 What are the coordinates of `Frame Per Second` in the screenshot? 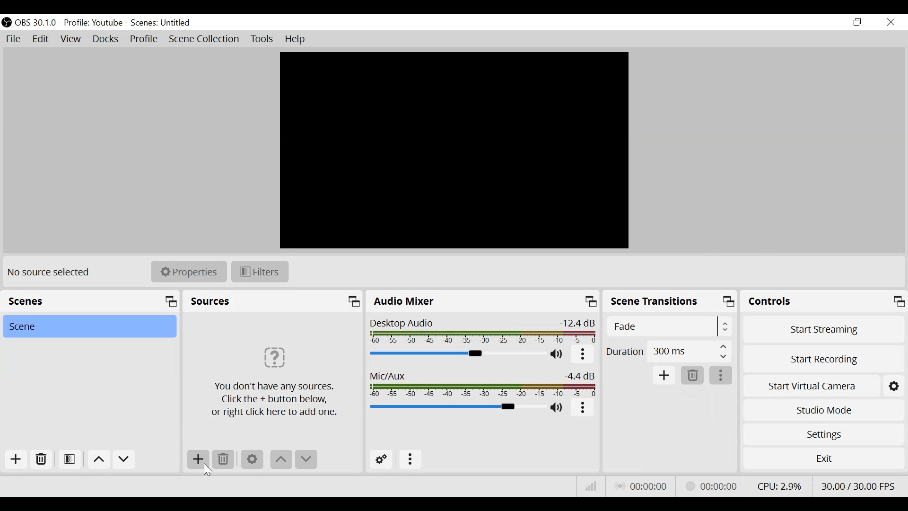 It's located at (858, 485).